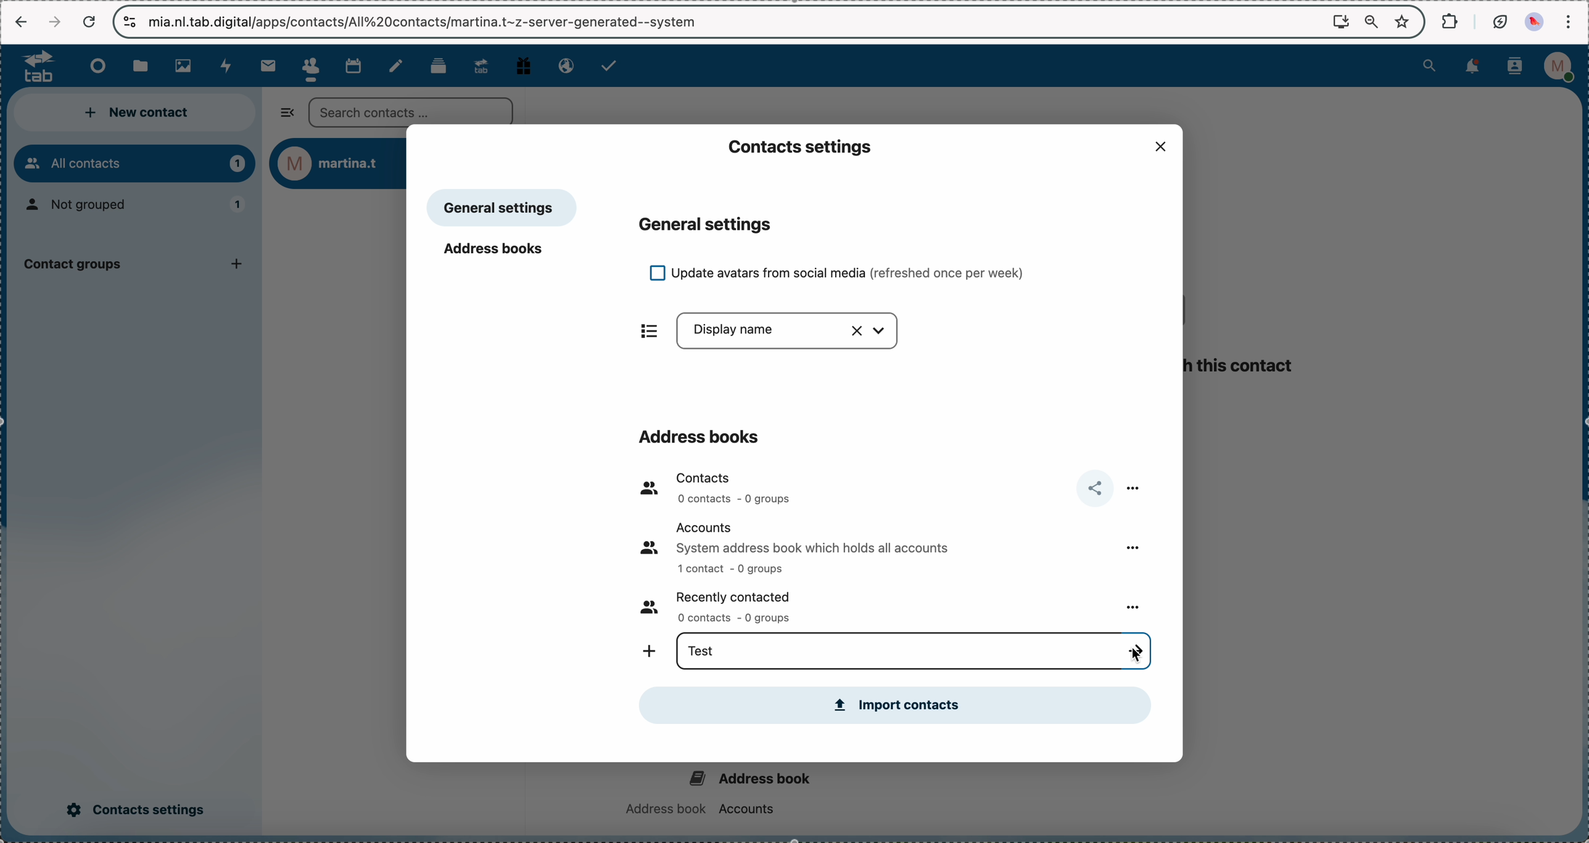  Describe the element at coordinates (1092, 488) in the screenshot. I see `share` at that location.